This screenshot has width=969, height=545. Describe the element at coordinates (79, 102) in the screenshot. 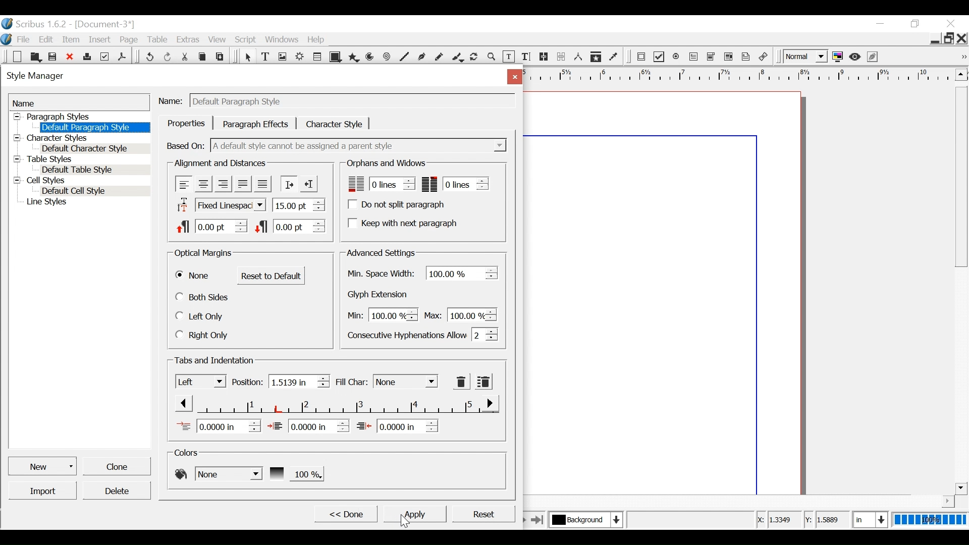

I see `Name` at that location.